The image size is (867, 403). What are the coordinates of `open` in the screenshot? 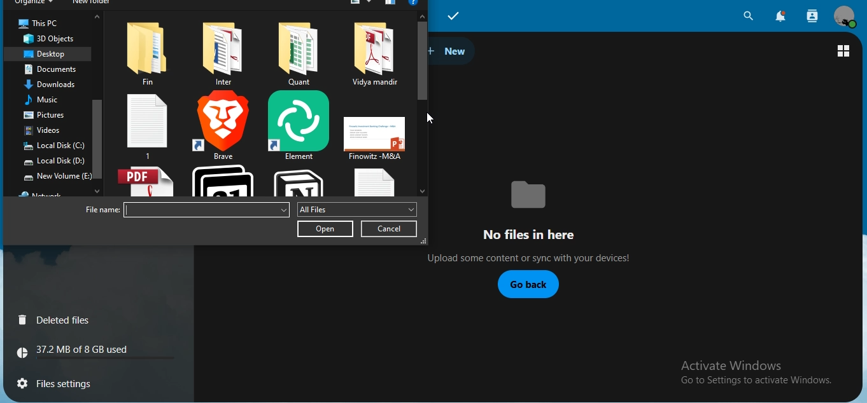 It's located at (325, 229).